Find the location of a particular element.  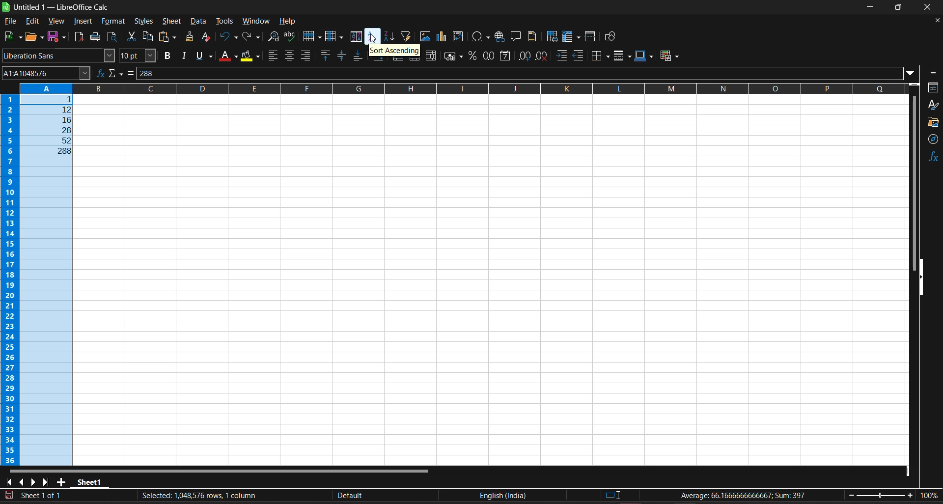

bold is located at coordinates (166, 56).